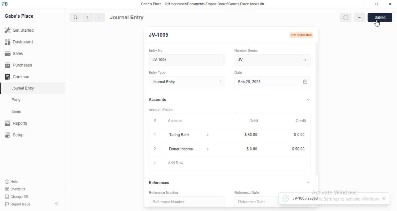 This screenshot has width=397, height=211. Describe the element at coordinates (127, 17) in the screenshot. I see `Journal Entry` at that location.